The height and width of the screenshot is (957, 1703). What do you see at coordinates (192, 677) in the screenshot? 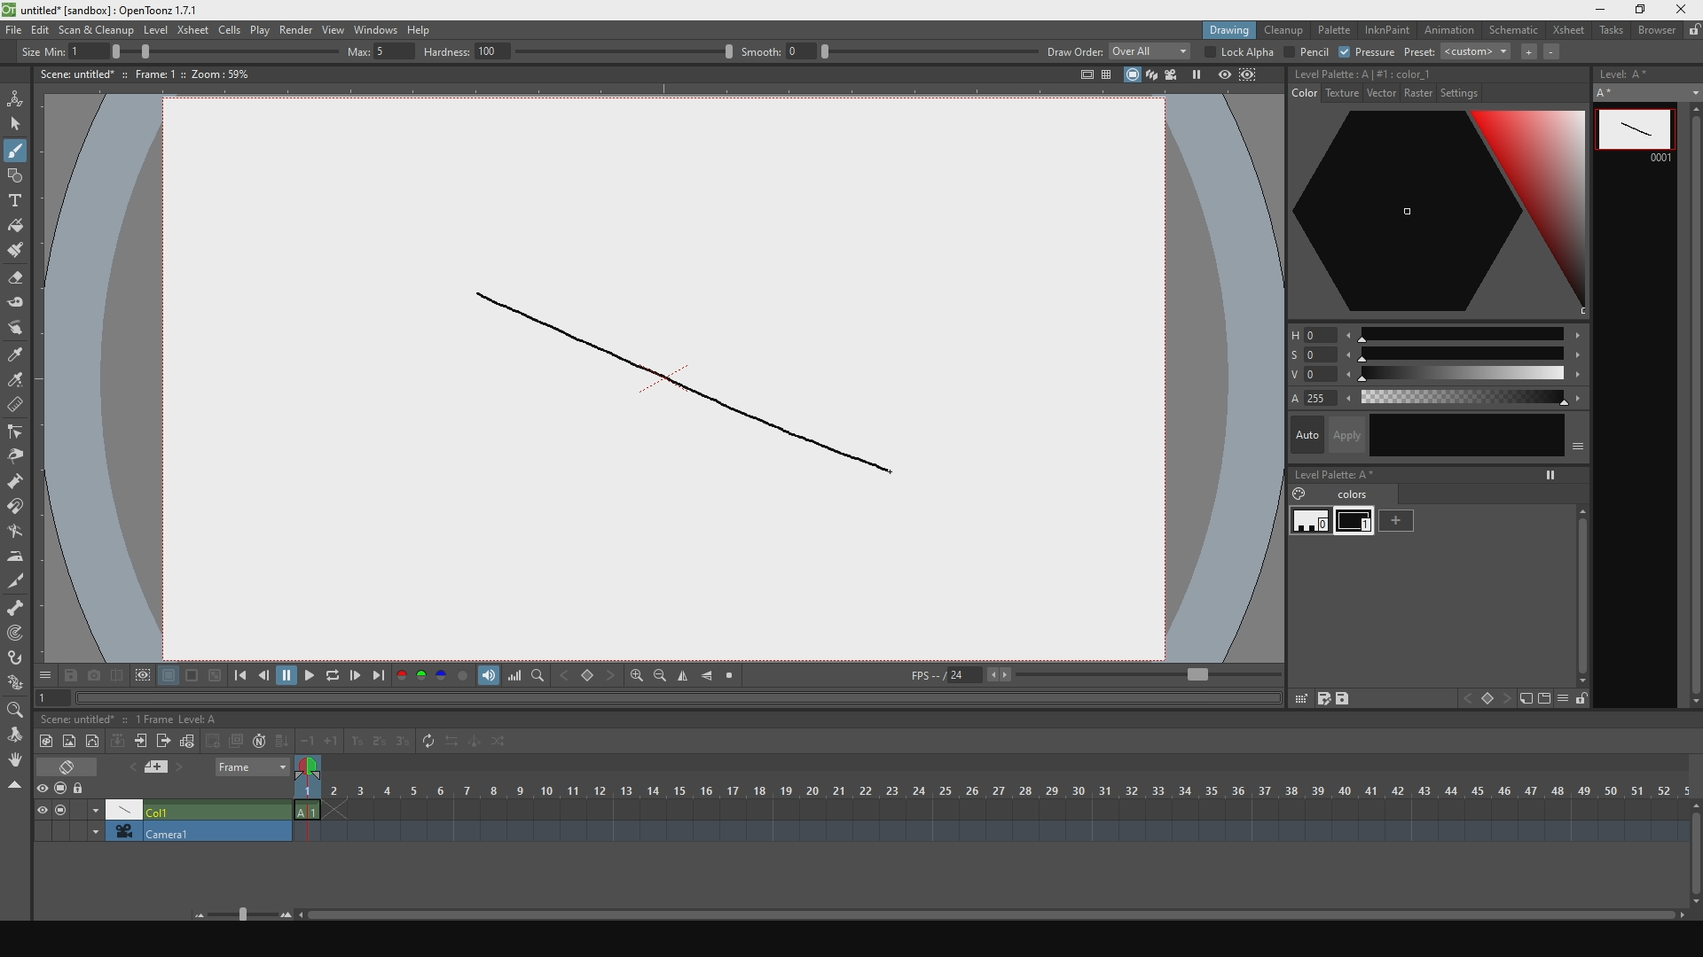
I see `black background` at bounding box center [192, 677].